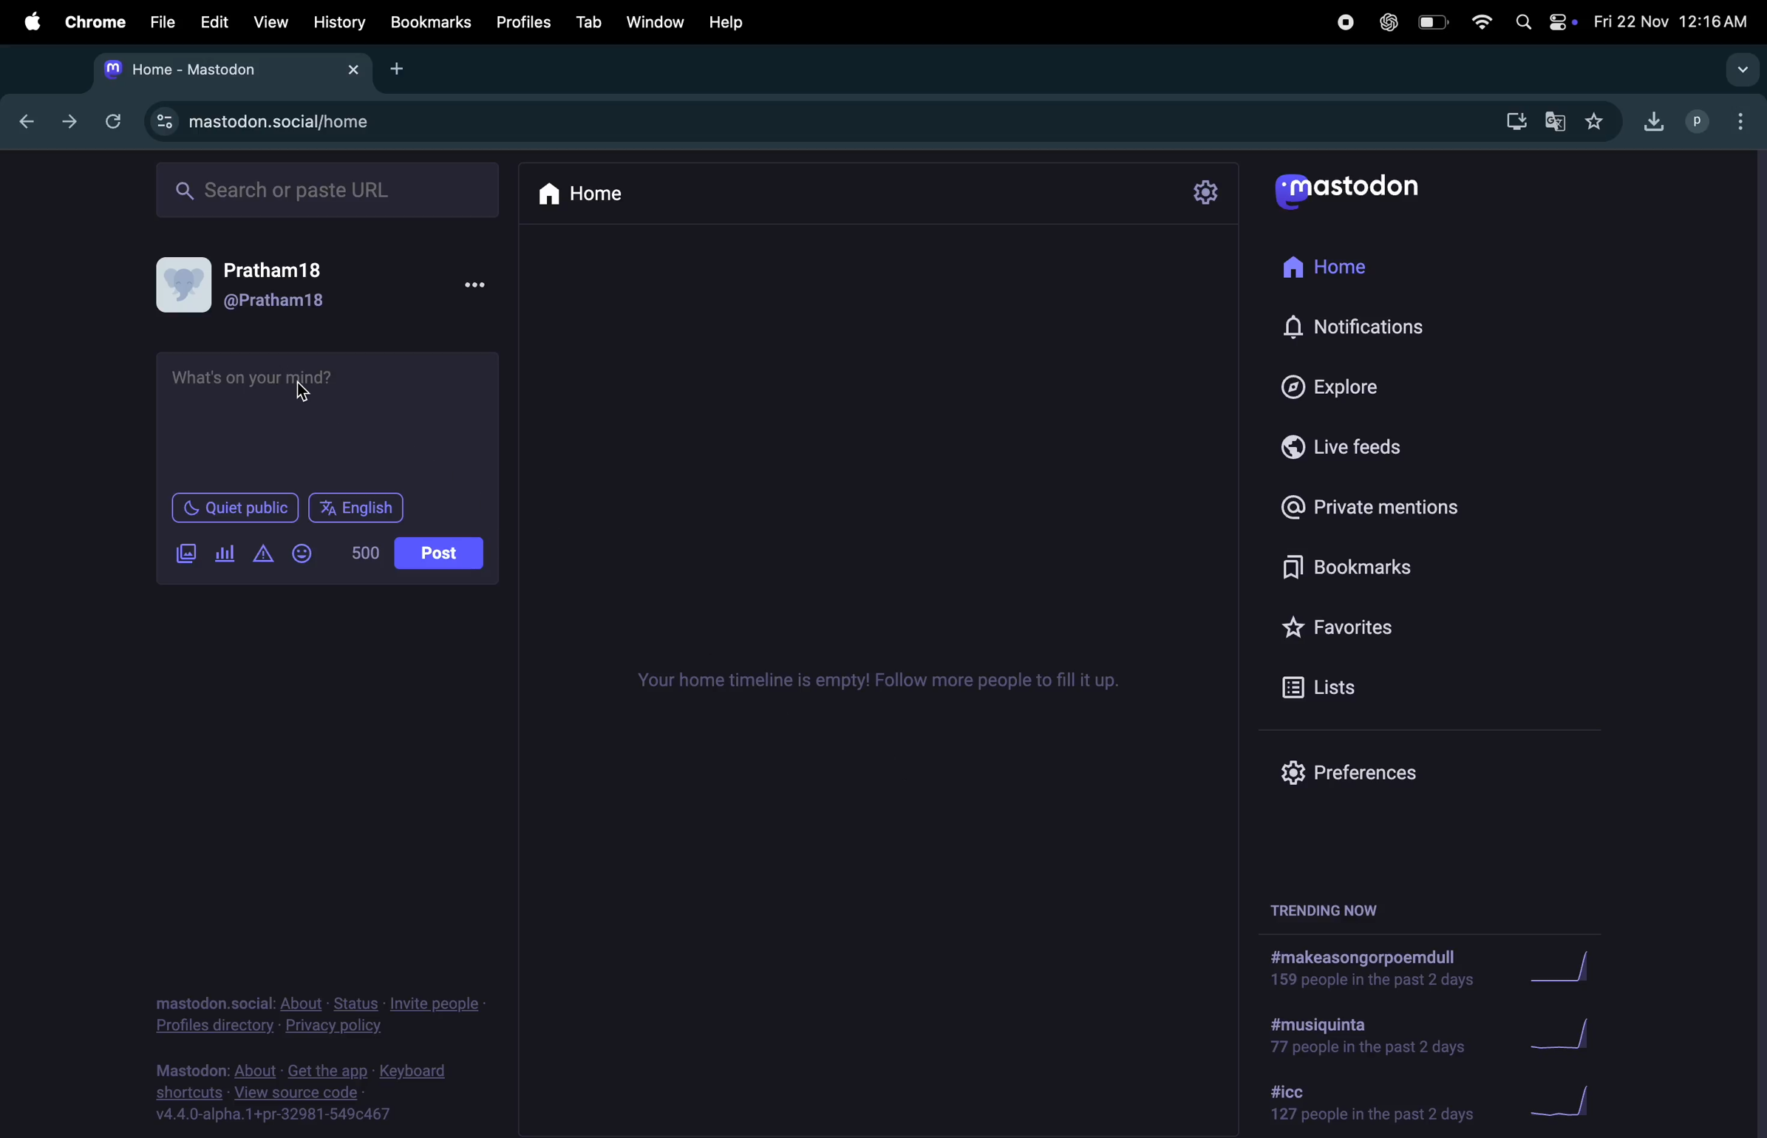 Image resolution: width=1767 pixels, height=1138 pixels. What do you see at coordinates (353, 509) in the screenshot?
I see `english` at bounding box center [353, 509].